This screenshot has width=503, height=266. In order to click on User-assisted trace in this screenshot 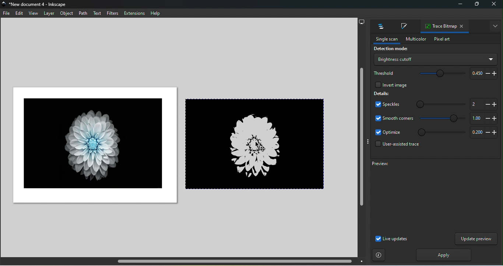, I will do `click(395, 146)`.